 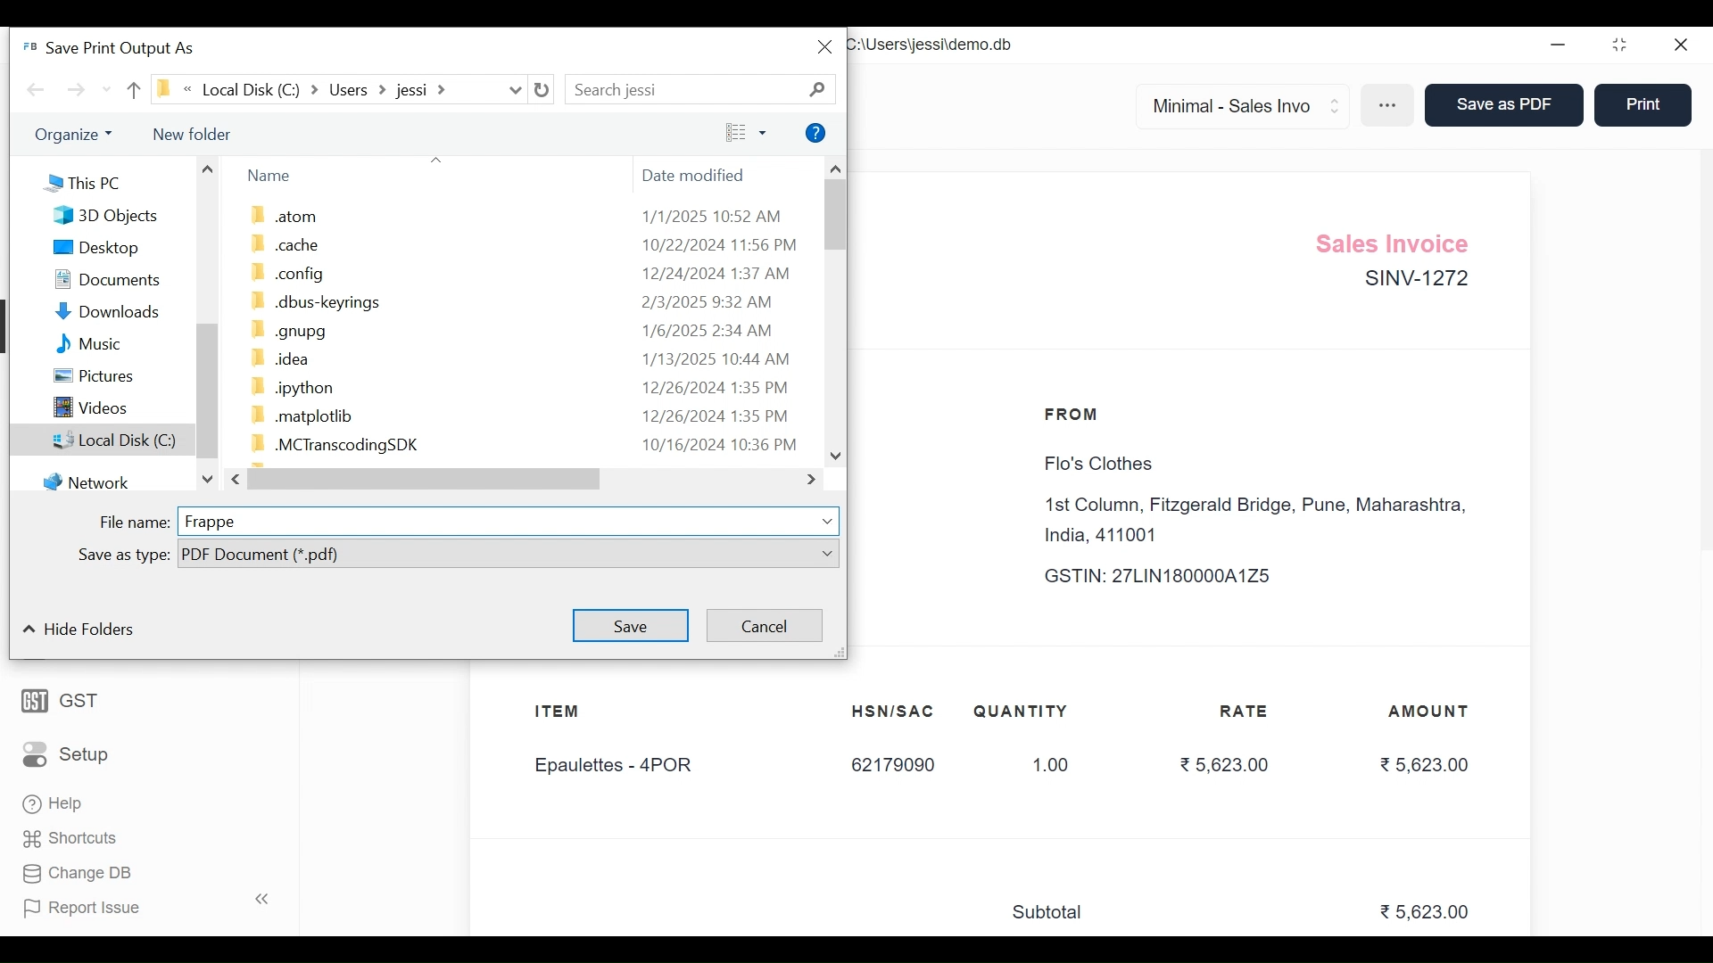 What do you see at coordinates (716, 387) in the screenshot?
I see `12/26/2024 1:35 PM` at bounding box center [716, 387].